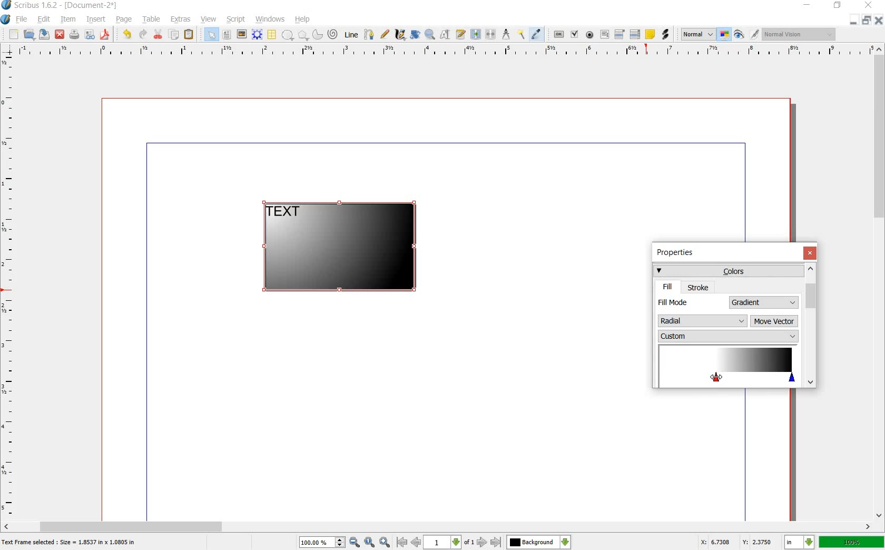 This screenshot has width=885, height=550. Describe the element at coordinates (181, 19) in the screenshot. I see `extras` at that location.